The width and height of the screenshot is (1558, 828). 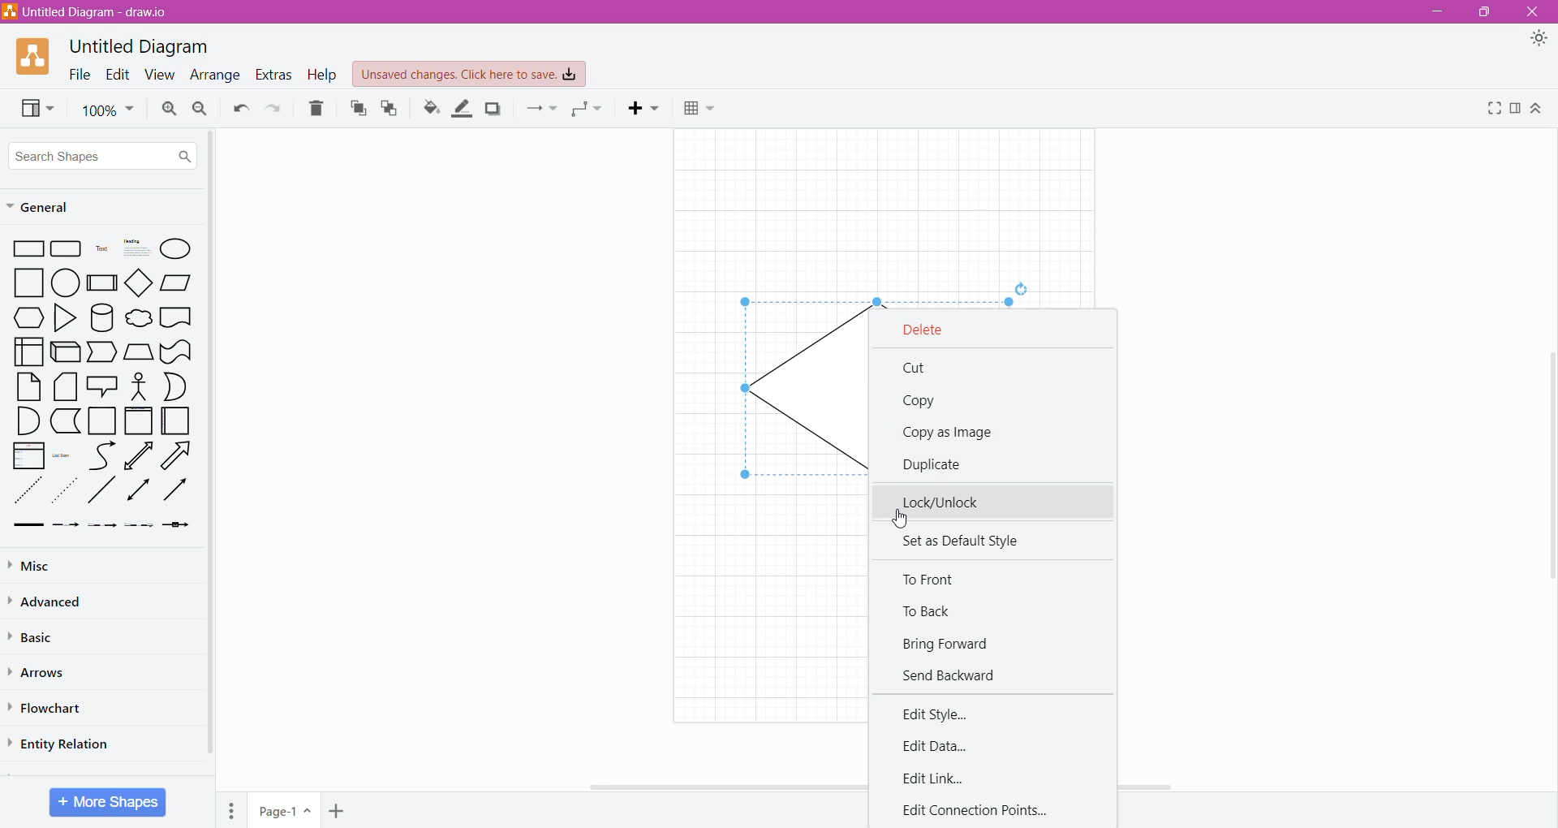 I want to click on Redo, so click(x=273, y=109).